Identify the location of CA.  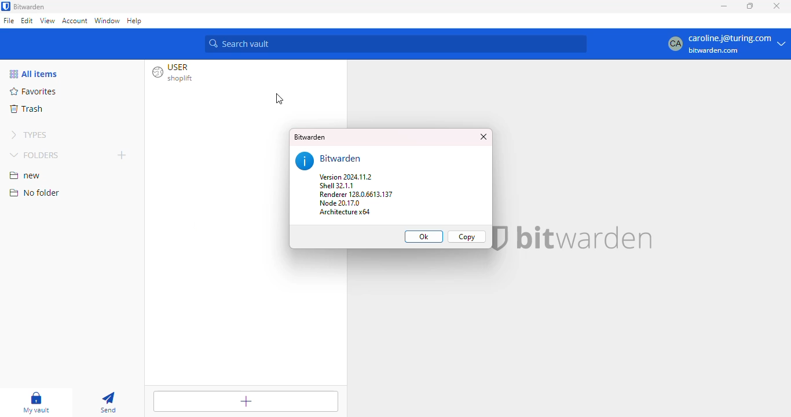
(673, 44).